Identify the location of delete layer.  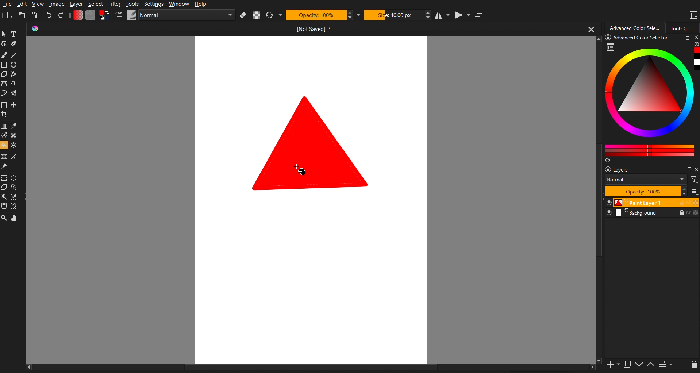
(693, 365).